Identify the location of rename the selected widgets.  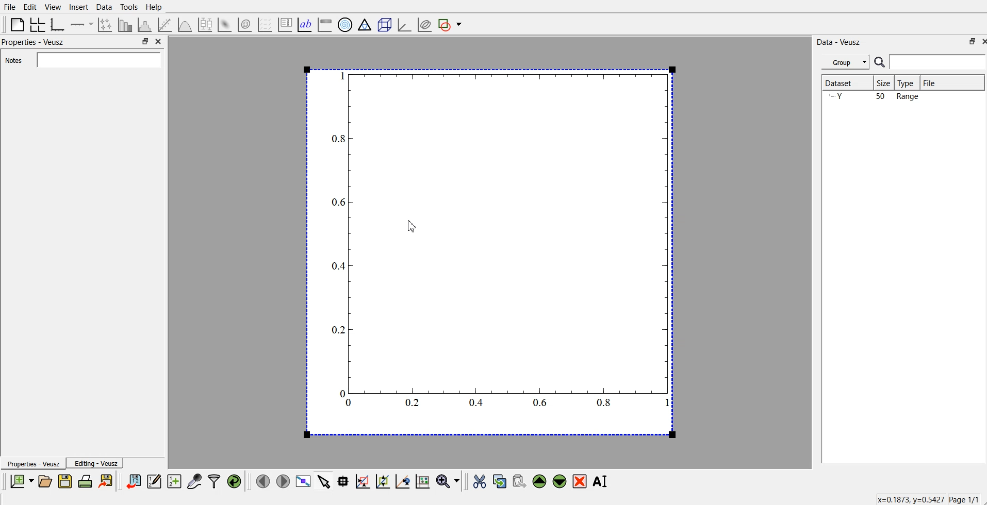
(601, 481).